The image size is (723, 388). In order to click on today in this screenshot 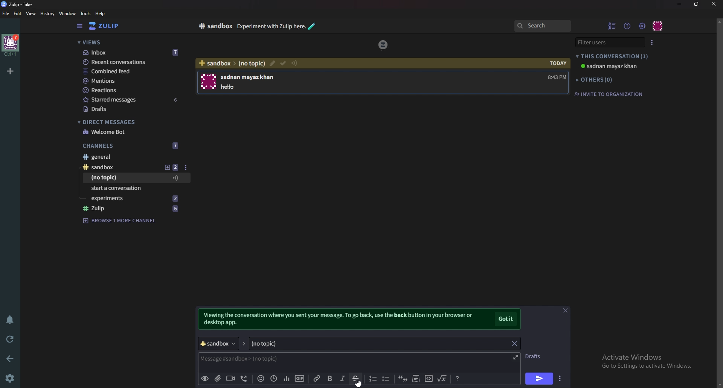, I will do `click(558, 64)`.